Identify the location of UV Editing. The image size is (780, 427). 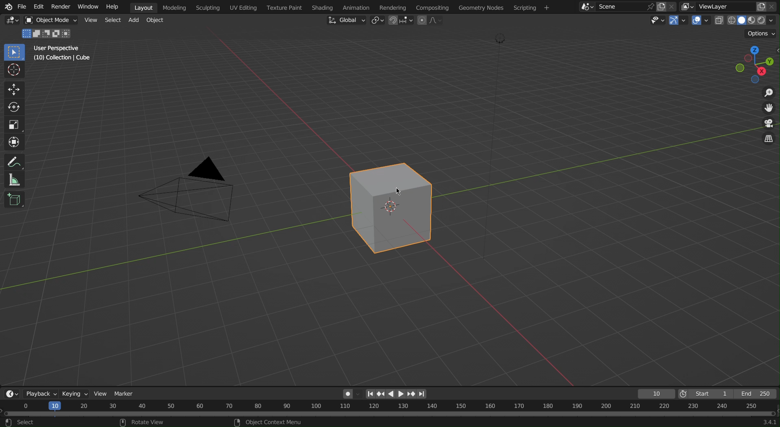
(242, 7).